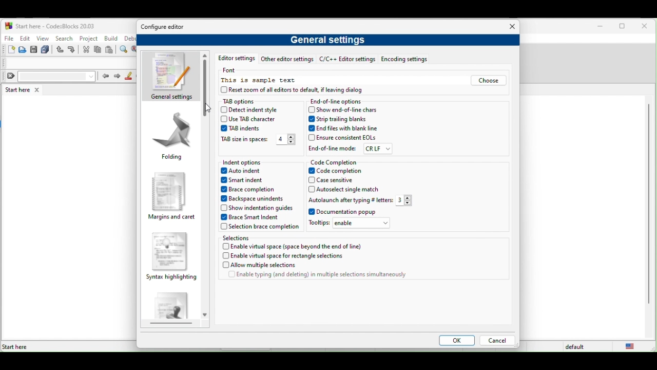 The width and height of the screenshot is (657, 370). I want to click on cursor movement, so click(207, 108).